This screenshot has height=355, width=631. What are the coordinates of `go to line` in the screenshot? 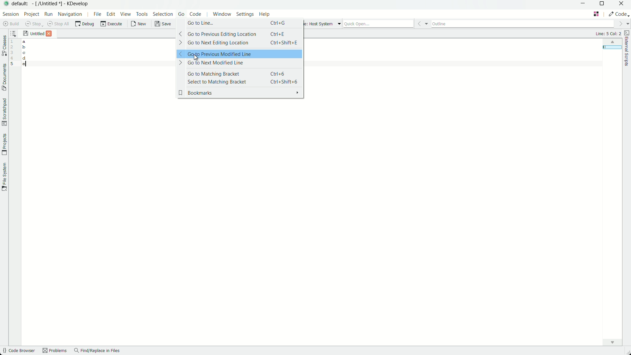 It's located at (239, 23).